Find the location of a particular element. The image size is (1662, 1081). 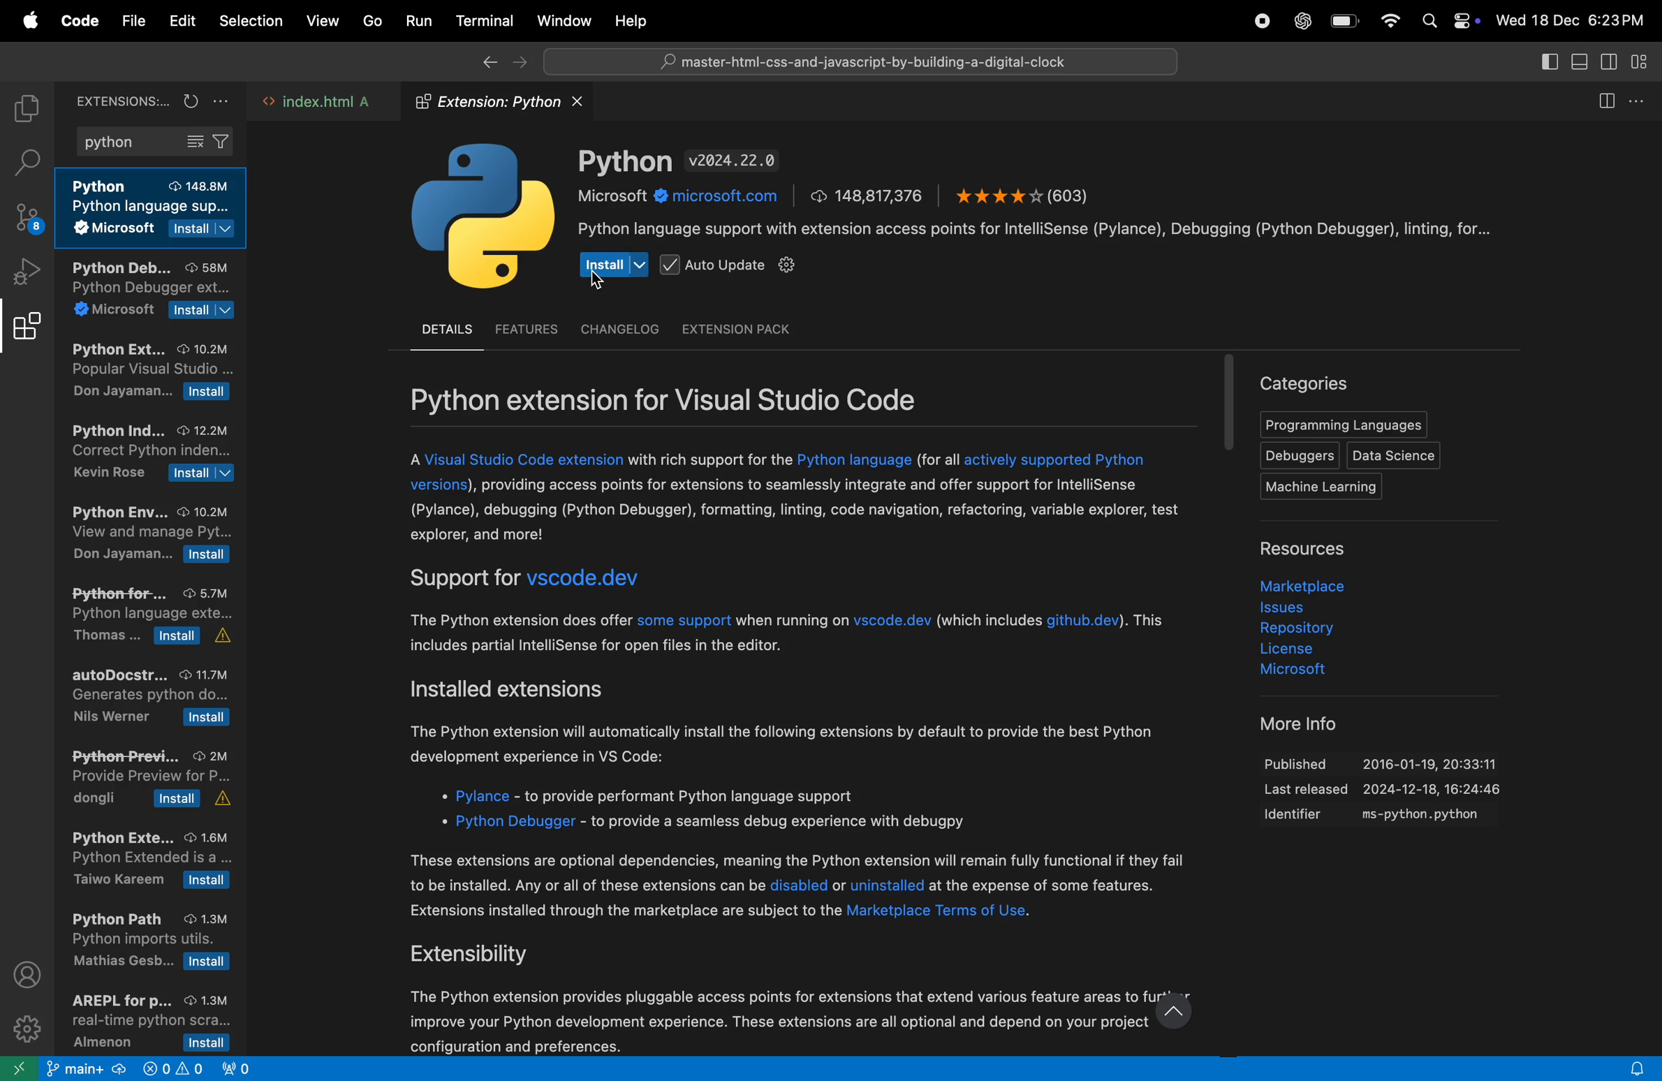

Debuggers is located at coordinates (1297, 455).